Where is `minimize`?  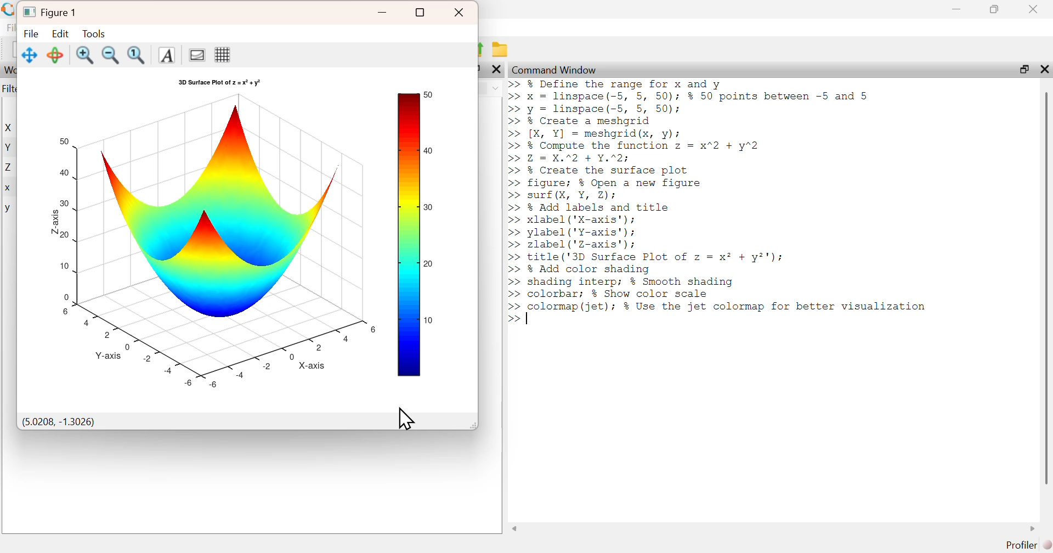 minimize is located at coordinates (956, 9).